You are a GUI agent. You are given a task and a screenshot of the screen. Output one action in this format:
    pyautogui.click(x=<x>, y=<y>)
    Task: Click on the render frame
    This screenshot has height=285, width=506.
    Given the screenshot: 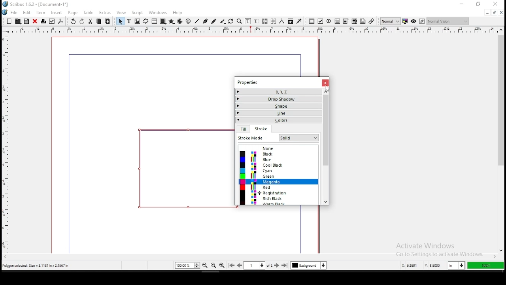 What is the action you would take?
    pyautogui.click(x=145, y=21)
    